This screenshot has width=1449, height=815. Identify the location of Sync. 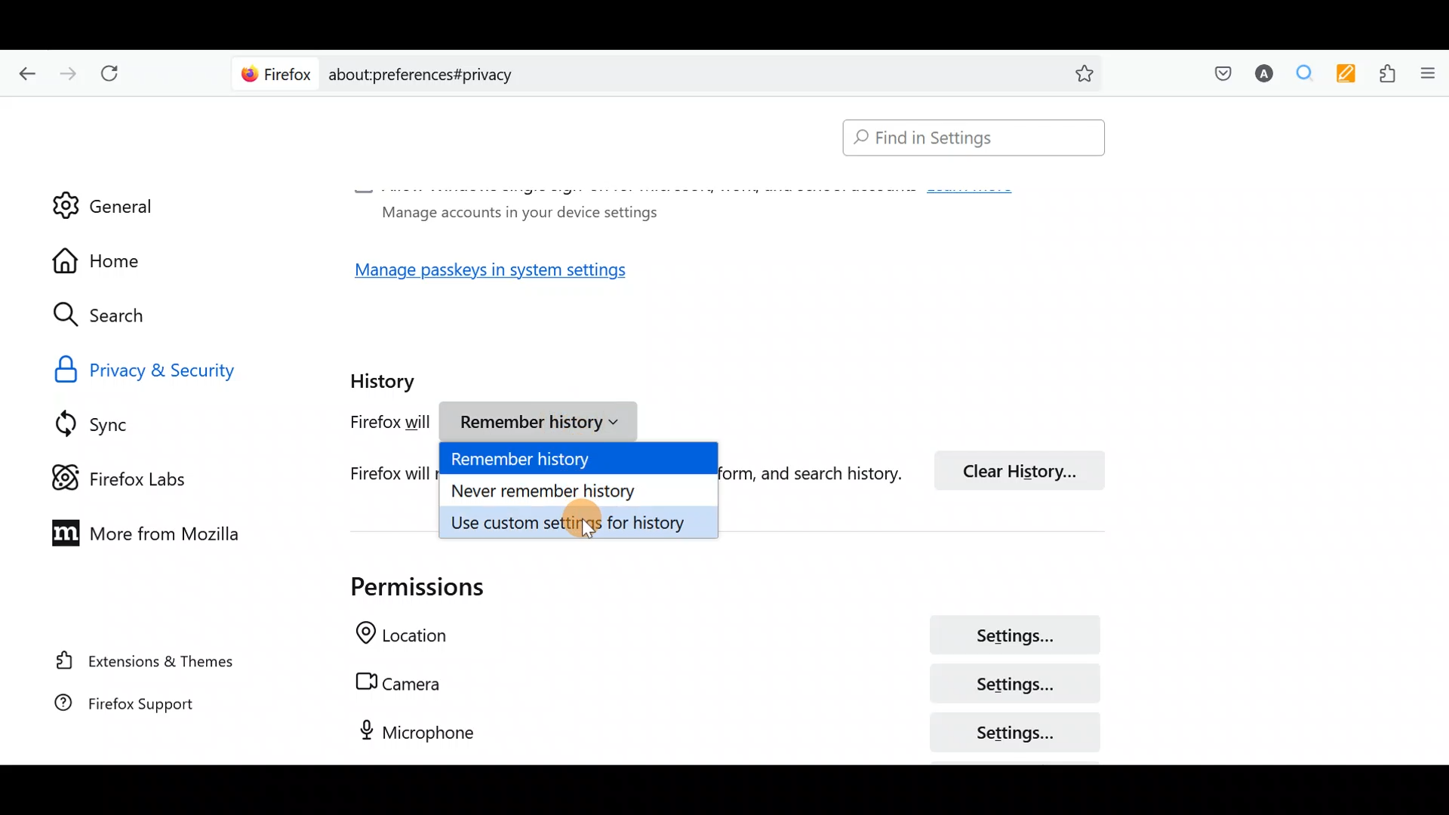
(112, 423).